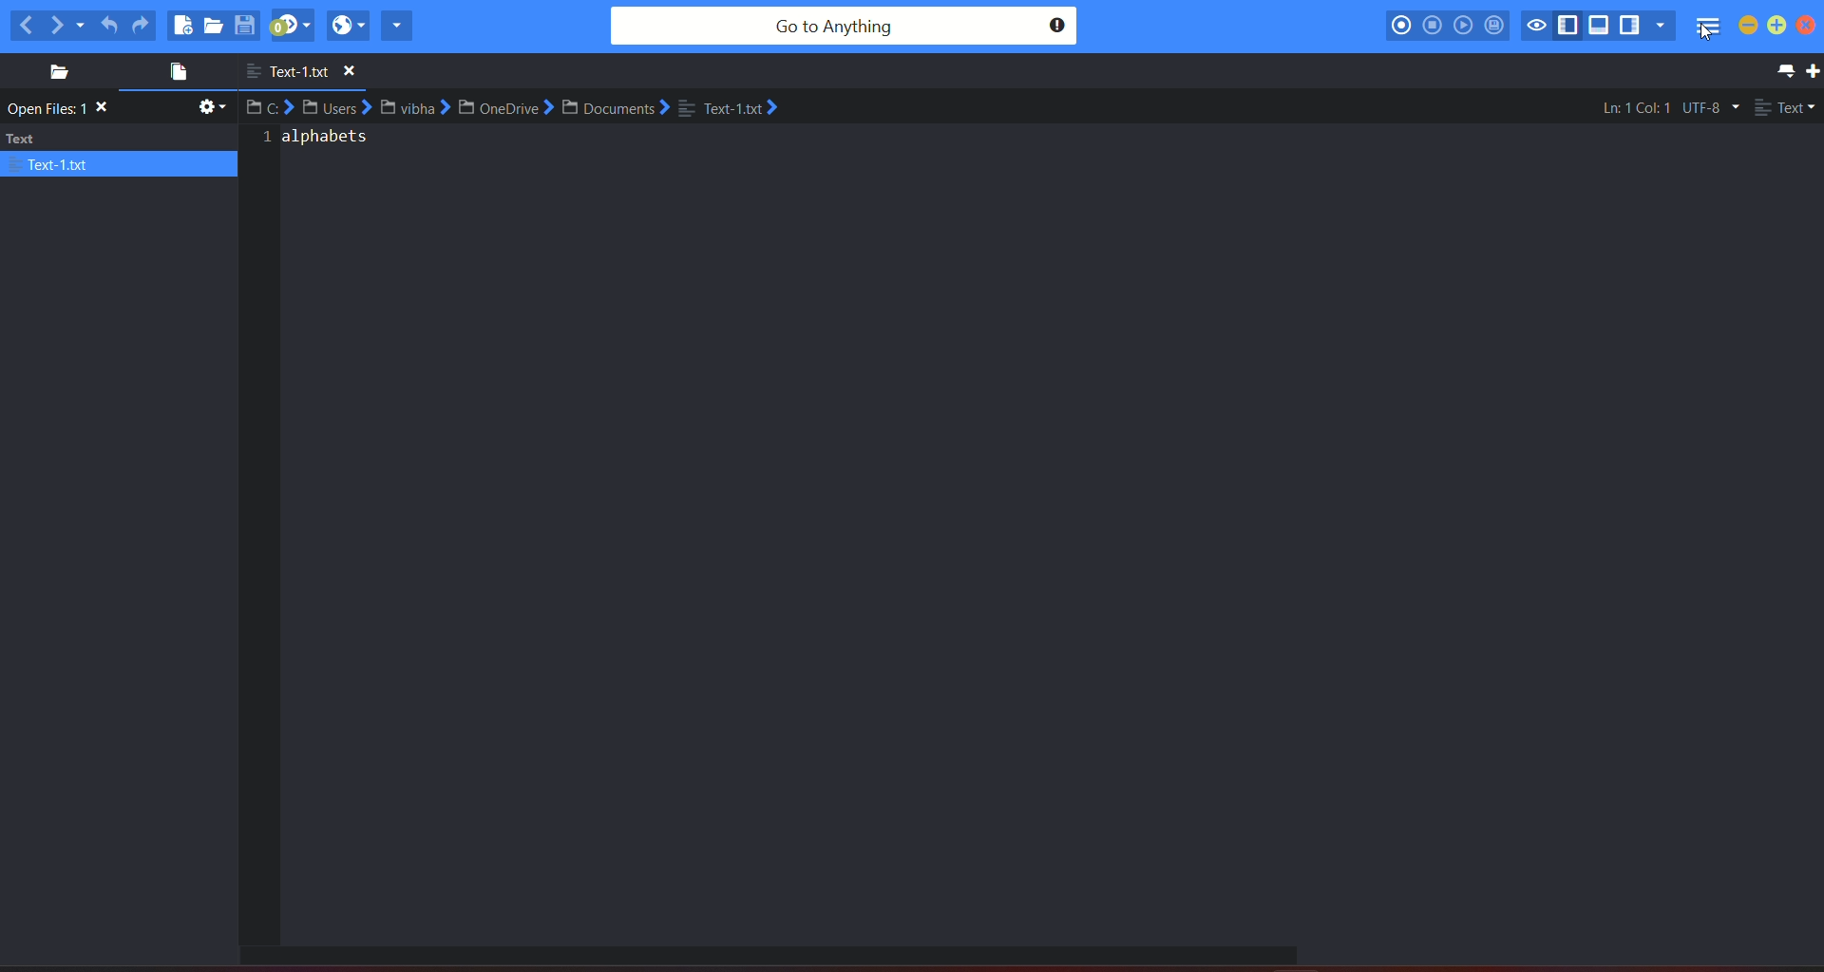  What do you see at coordinates (173, 74) in the screenshot?
I see `open file` at bounding box center [173, 74].